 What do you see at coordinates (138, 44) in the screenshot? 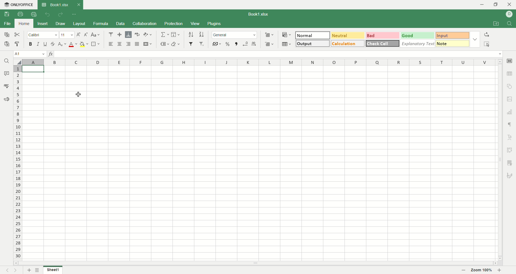
I see `justified` at bounding box center [138, 44].